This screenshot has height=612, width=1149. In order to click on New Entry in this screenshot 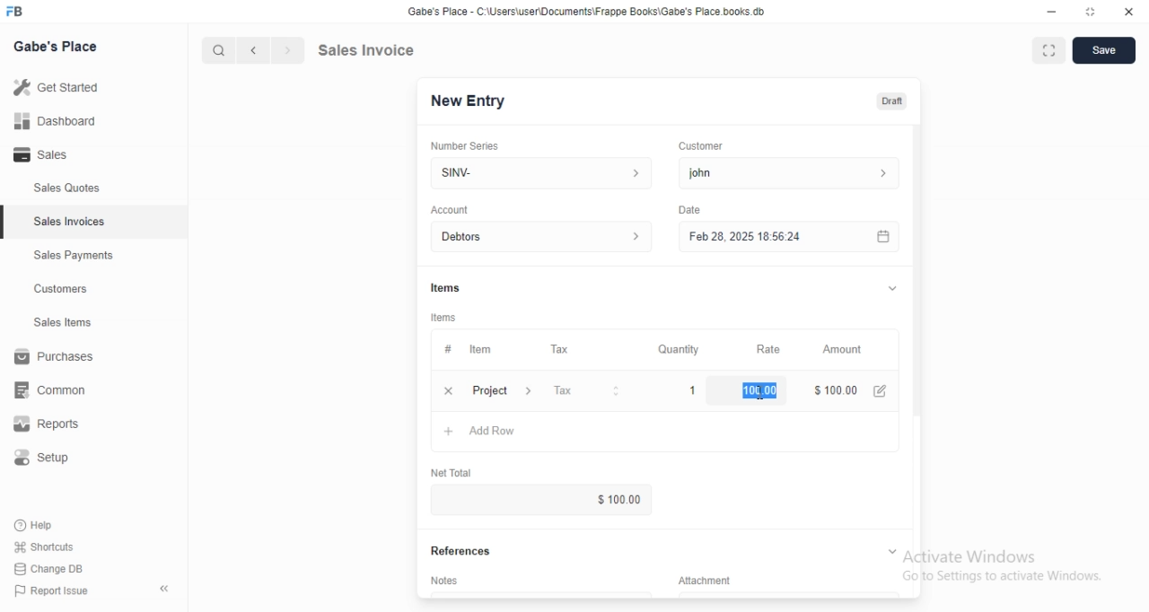, I will do `click(474, 101)`.